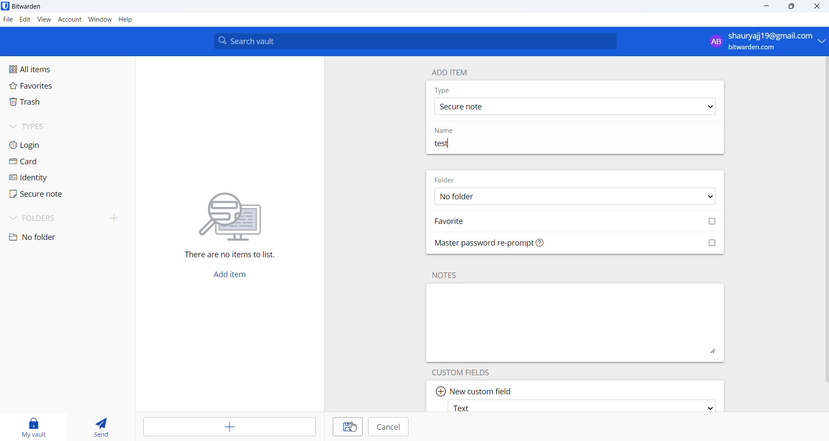 The image size is (829, 441). What do you see at coordinates (51, 238) in the screenshot?
I see `no folder` at bounding box center [51, 238].